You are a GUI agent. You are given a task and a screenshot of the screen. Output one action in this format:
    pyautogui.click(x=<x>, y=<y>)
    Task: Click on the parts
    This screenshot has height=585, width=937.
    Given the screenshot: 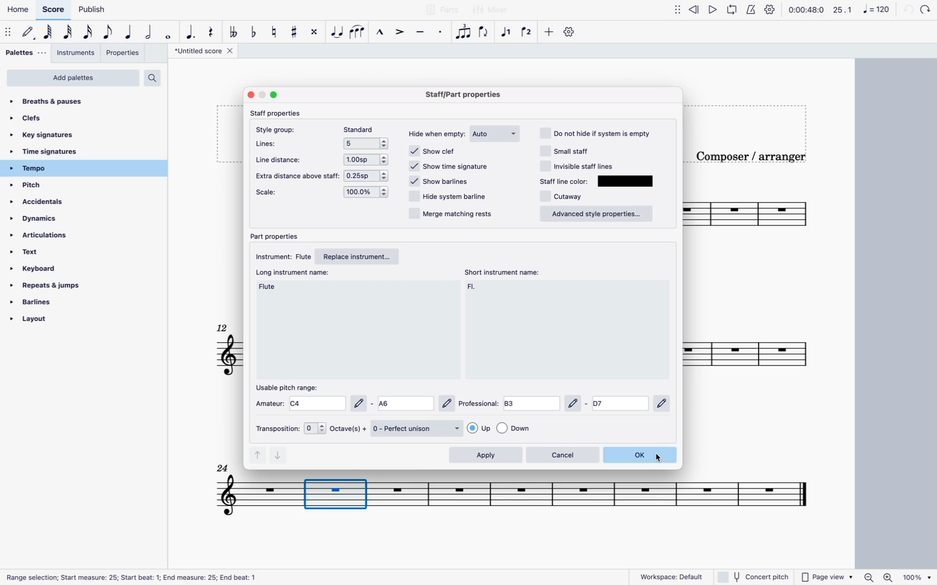 What is the action you would take?
    pyautogui.click(x=442, y=9)
    